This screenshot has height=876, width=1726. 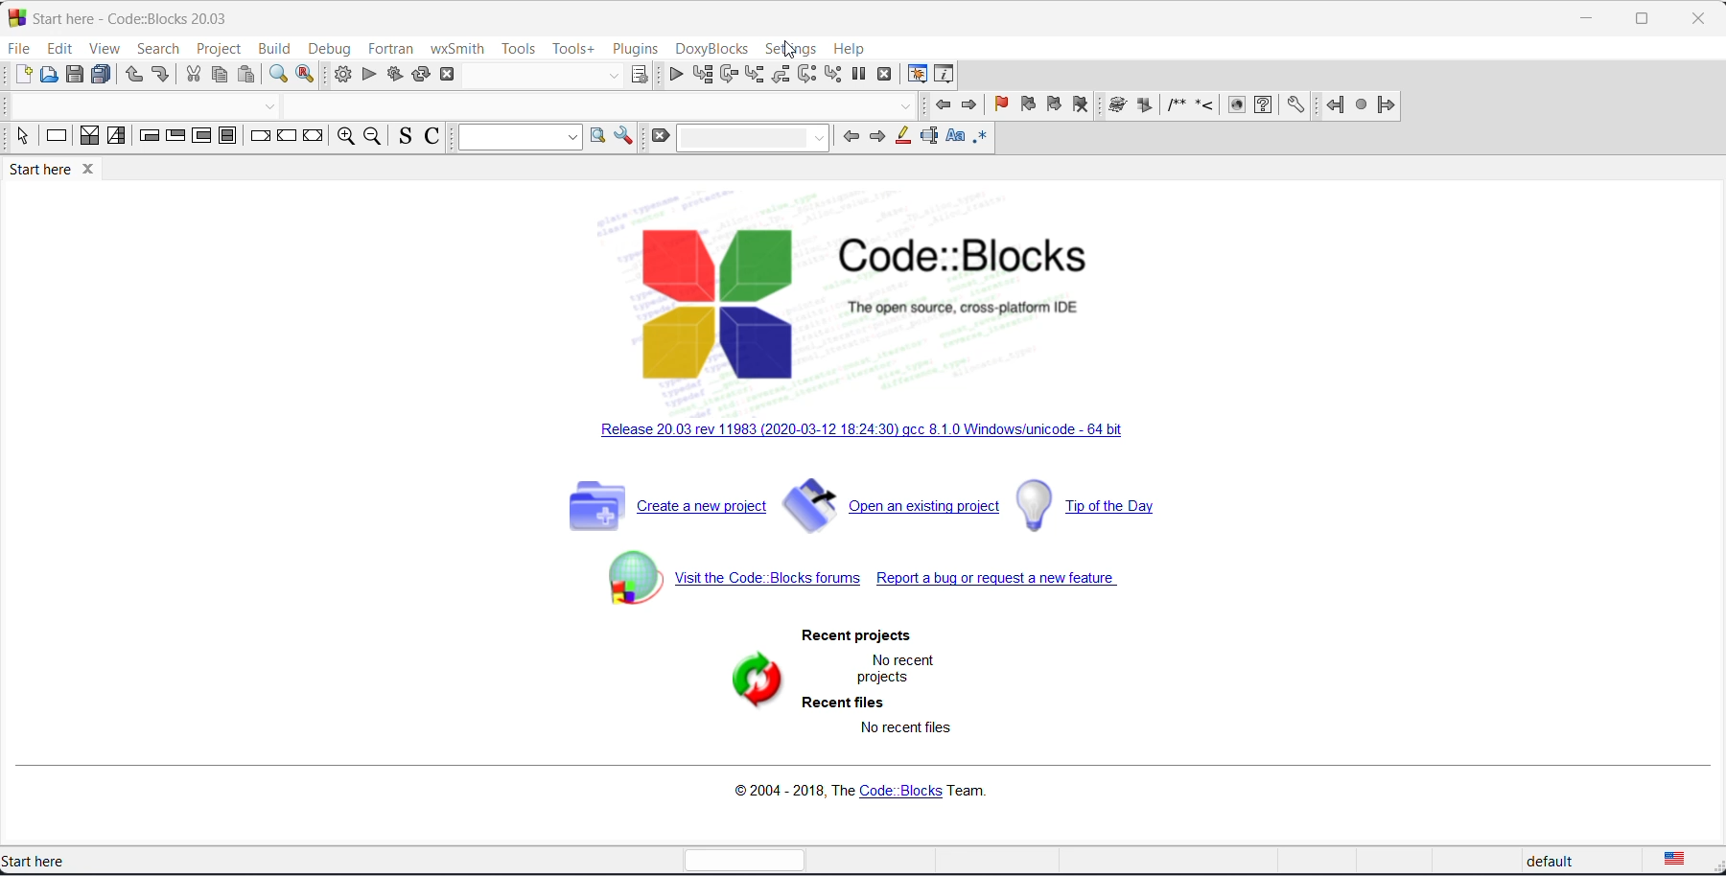 What do you see at coordinates (59, 48) in the screenshot?
I see `edit` at bounding box center [59, 48].